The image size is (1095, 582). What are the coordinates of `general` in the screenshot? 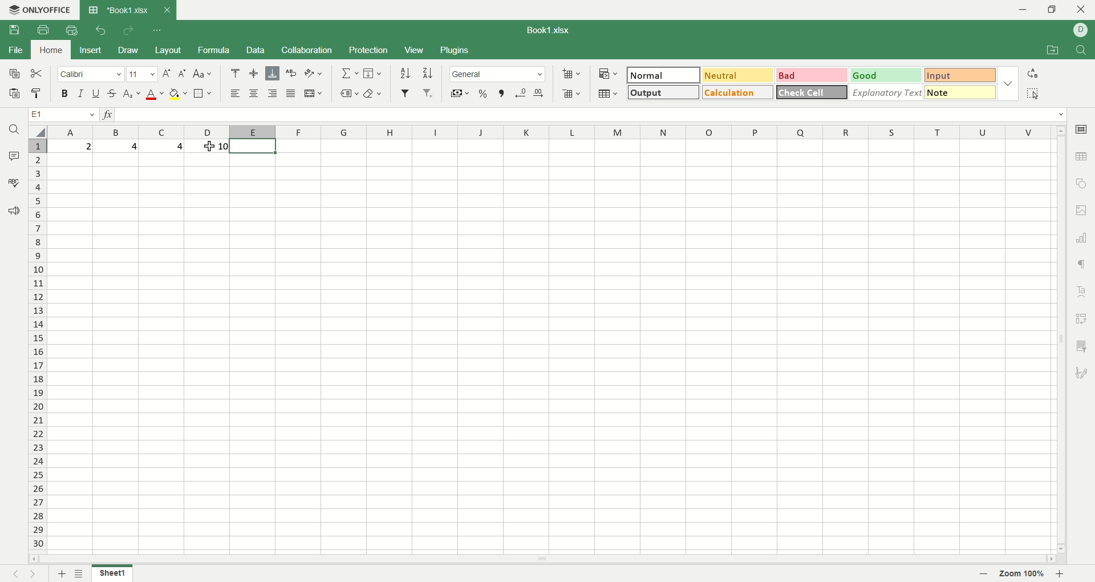 It's located at (499, 75).